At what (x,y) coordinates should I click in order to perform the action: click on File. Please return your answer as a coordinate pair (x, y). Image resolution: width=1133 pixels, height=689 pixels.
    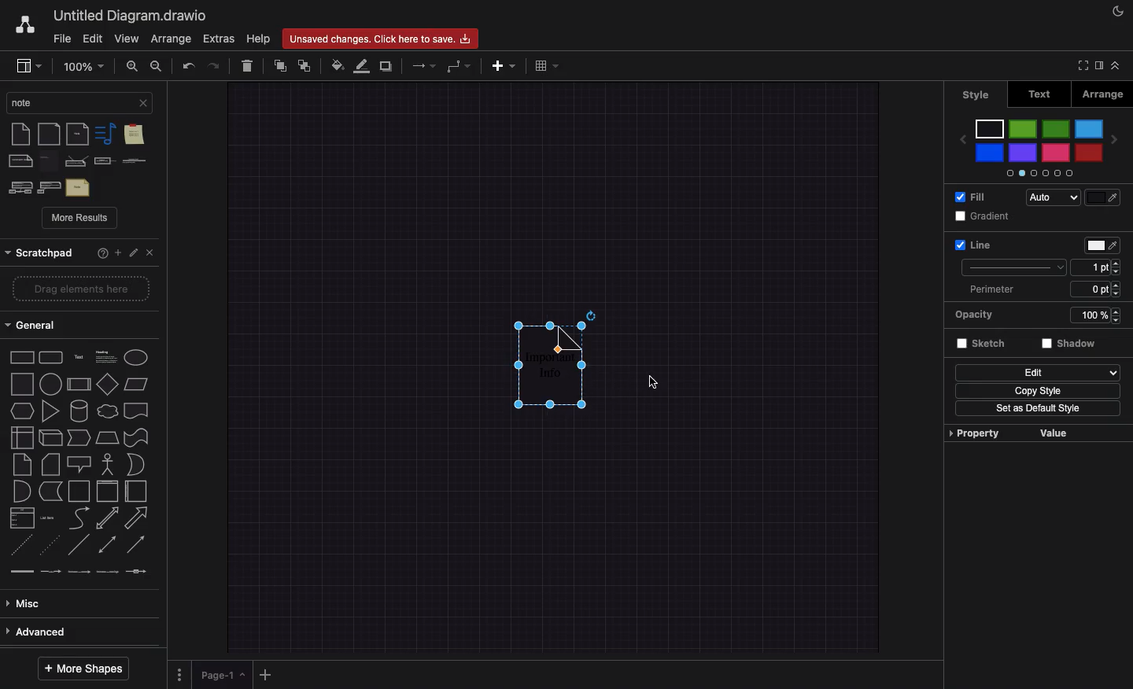
    Looking at the image, I should click on (62, 39).